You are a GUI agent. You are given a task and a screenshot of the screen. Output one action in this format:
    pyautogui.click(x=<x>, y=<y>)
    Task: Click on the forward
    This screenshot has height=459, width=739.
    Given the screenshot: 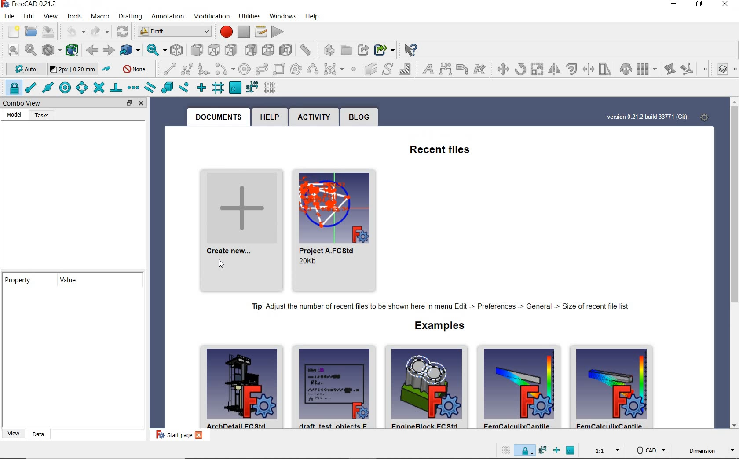 What is the action you would take?
    pyautogui.click(x=108, y=49)
    